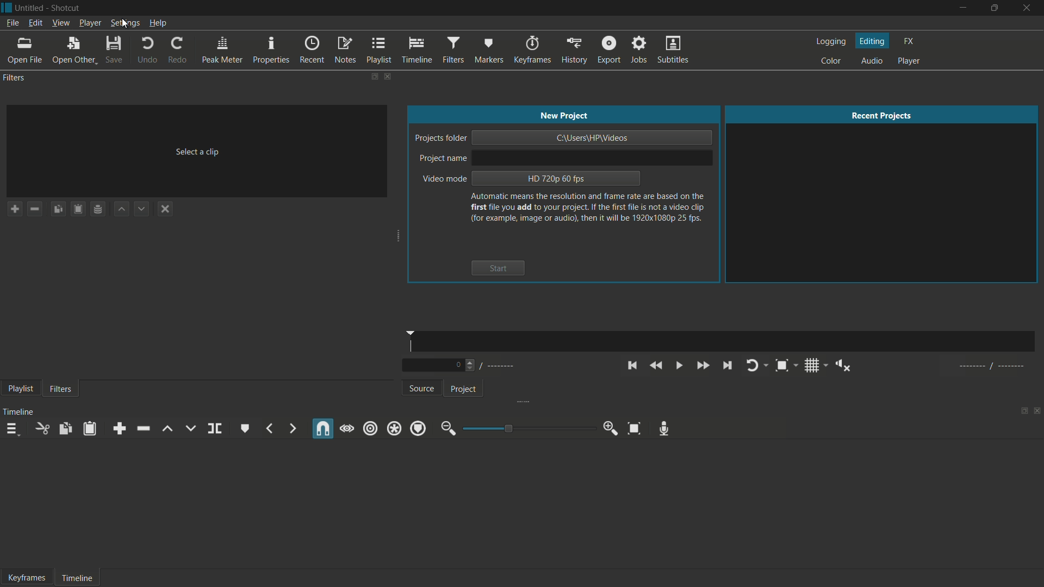 The height and width of the screenshot is (587, 1044). I want to click on filters, so click(453, 51).